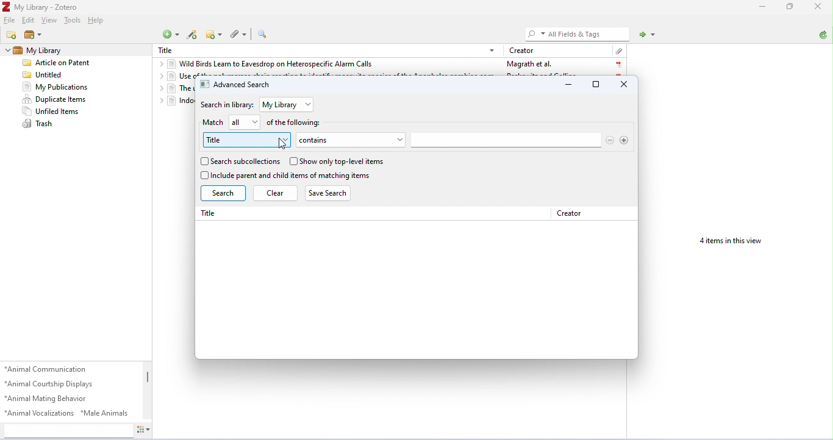 The width and height of the screenshot is (833, 440). I want to click on clear, so click(276, 193).